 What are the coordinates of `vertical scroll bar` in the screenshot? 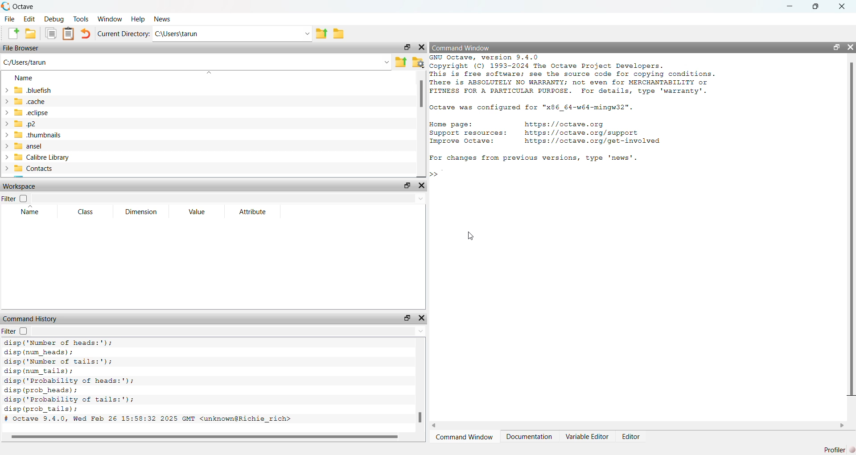 It's located at (420, 385).